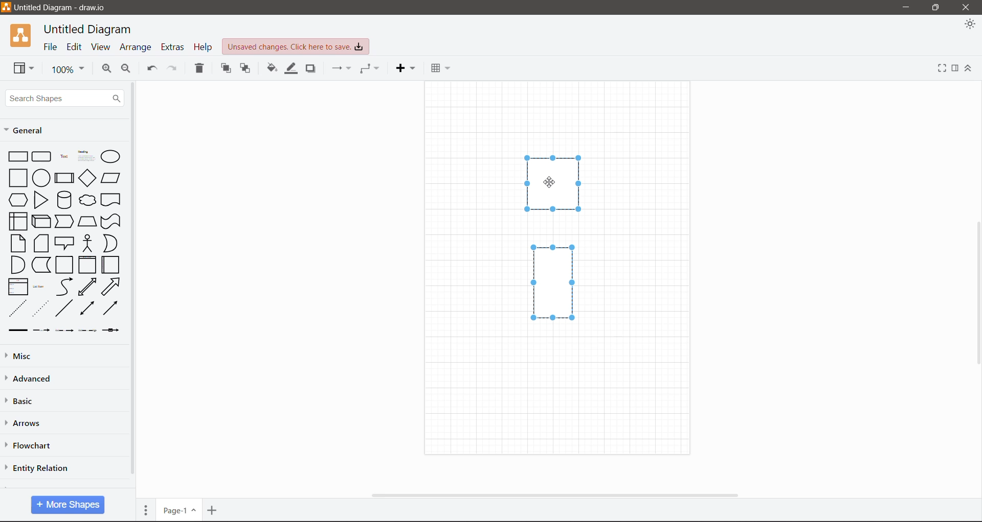  I want to click on Expand/Collapse, so click(969, 68).